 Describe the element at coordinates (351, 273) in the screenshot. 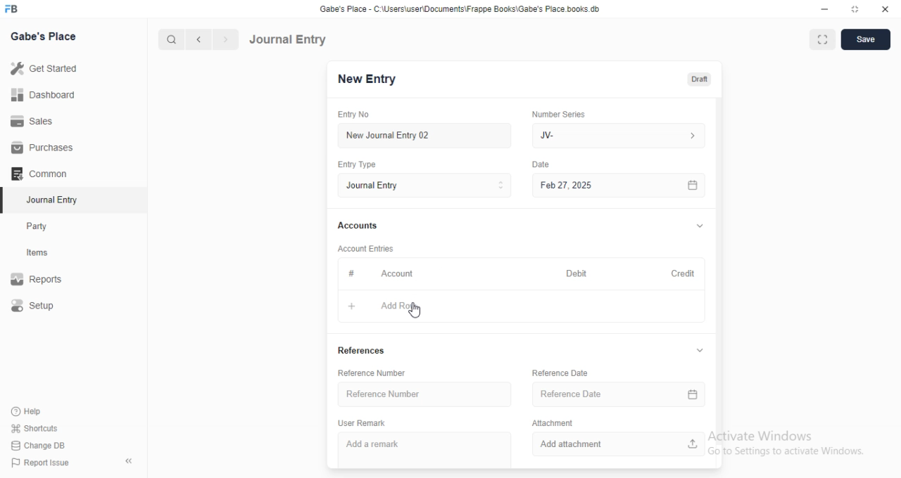

I see `#` at that location.